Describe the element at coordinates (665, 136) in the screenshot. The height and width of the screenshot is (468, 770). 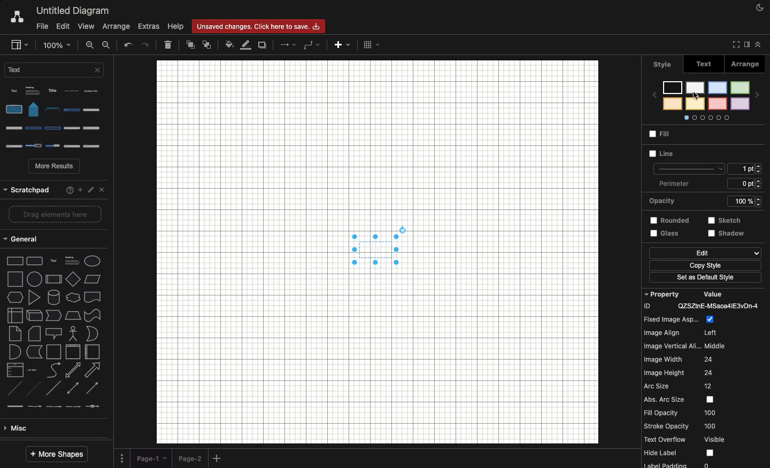
I see `Fill` at that location.